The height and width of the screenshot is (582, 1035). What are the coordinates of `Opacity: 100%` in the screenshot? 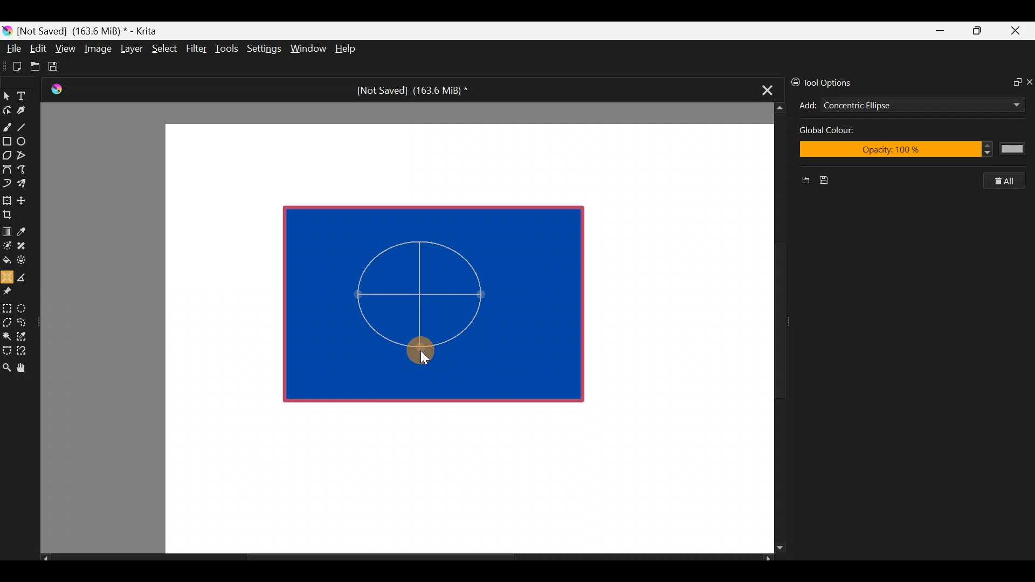 It's located at (909, 150).